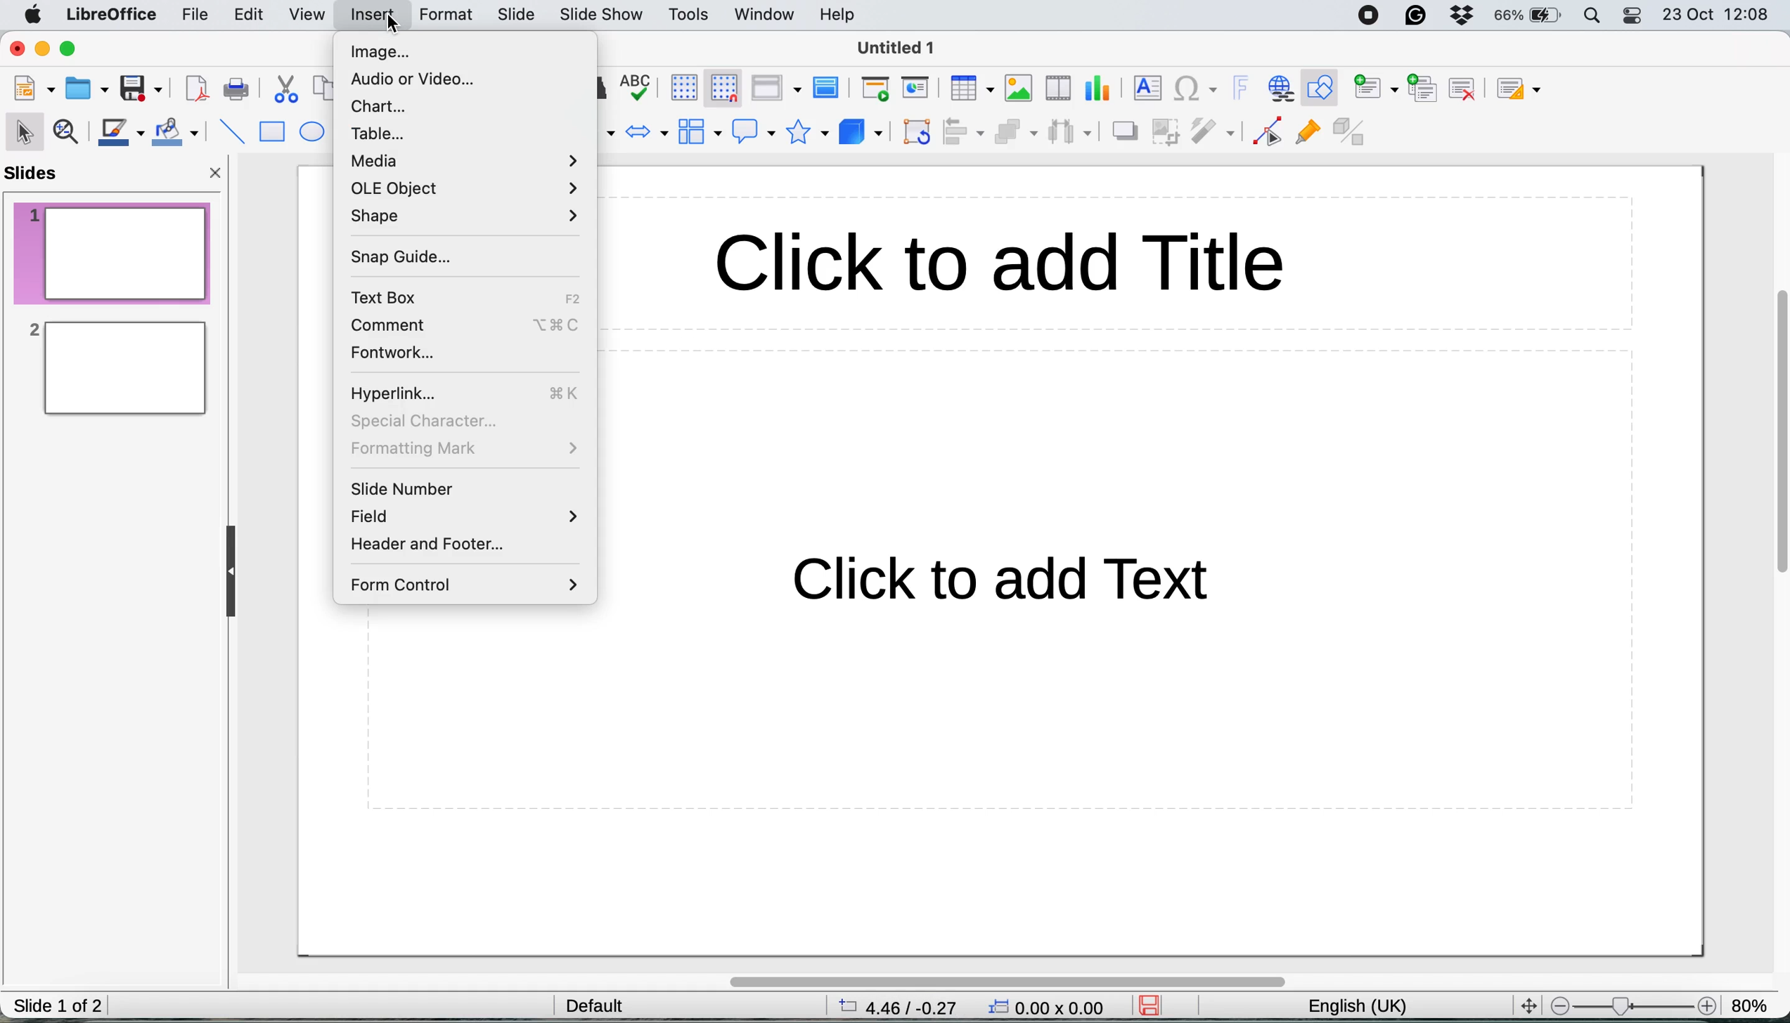 This screenshot has width=1790, height=1023. Describe the element at coordinates (1374, 15) in the screenshot. I see `screen recorder` at that location.